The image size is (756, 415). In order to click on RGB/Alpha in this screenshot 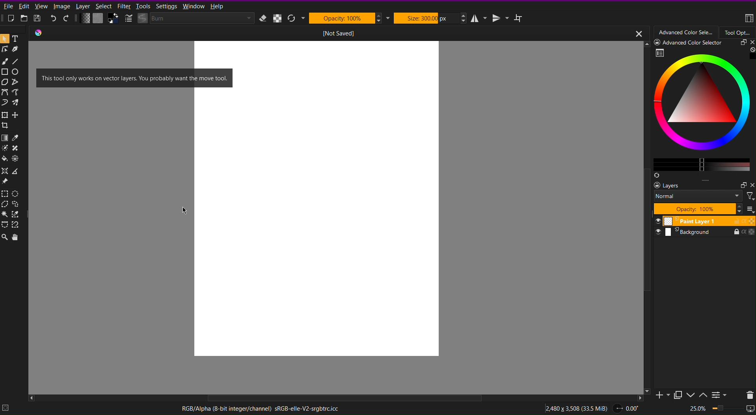, I will do `click(258, 408)`.